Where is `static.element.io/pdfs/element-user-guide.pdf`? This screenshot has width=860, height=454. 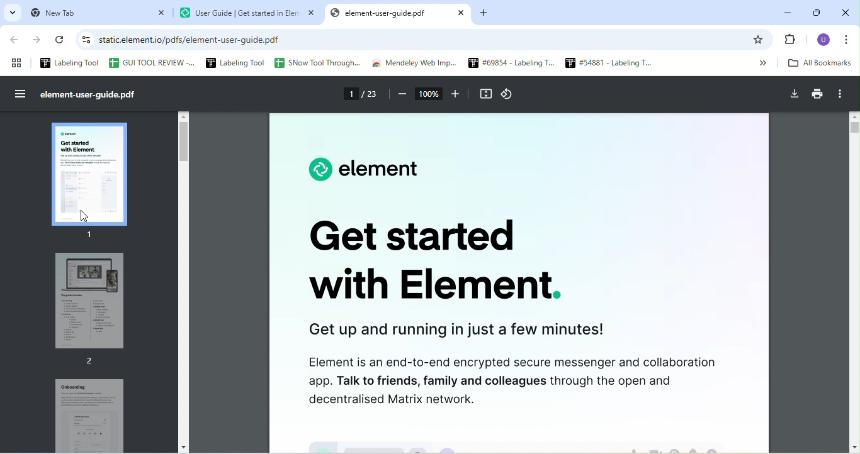
static.element.io/pdfs/element-user-guide.pdf is located at coordinates (198, 40).